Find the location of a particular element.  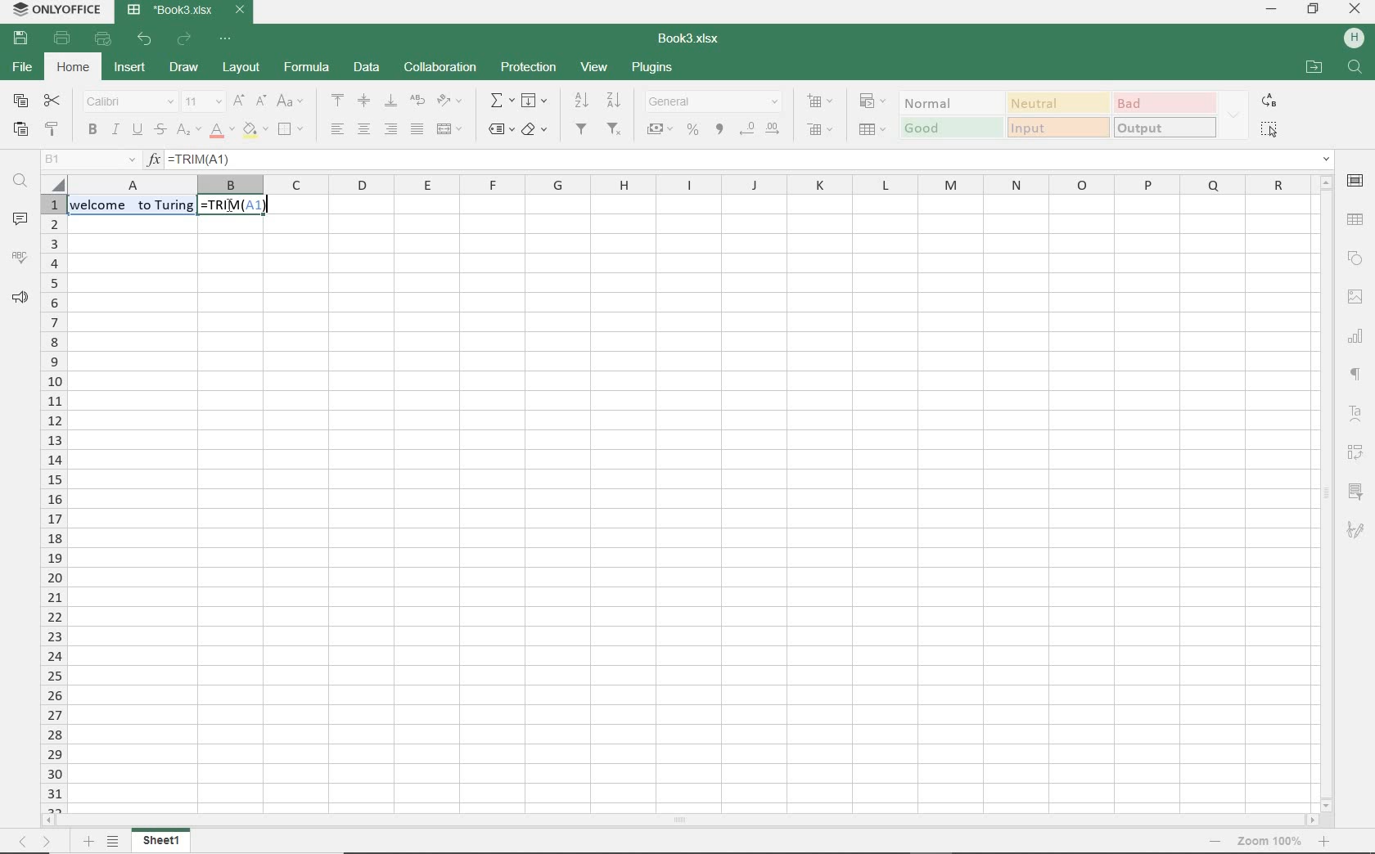

number format is located at coordinates (714, 103).